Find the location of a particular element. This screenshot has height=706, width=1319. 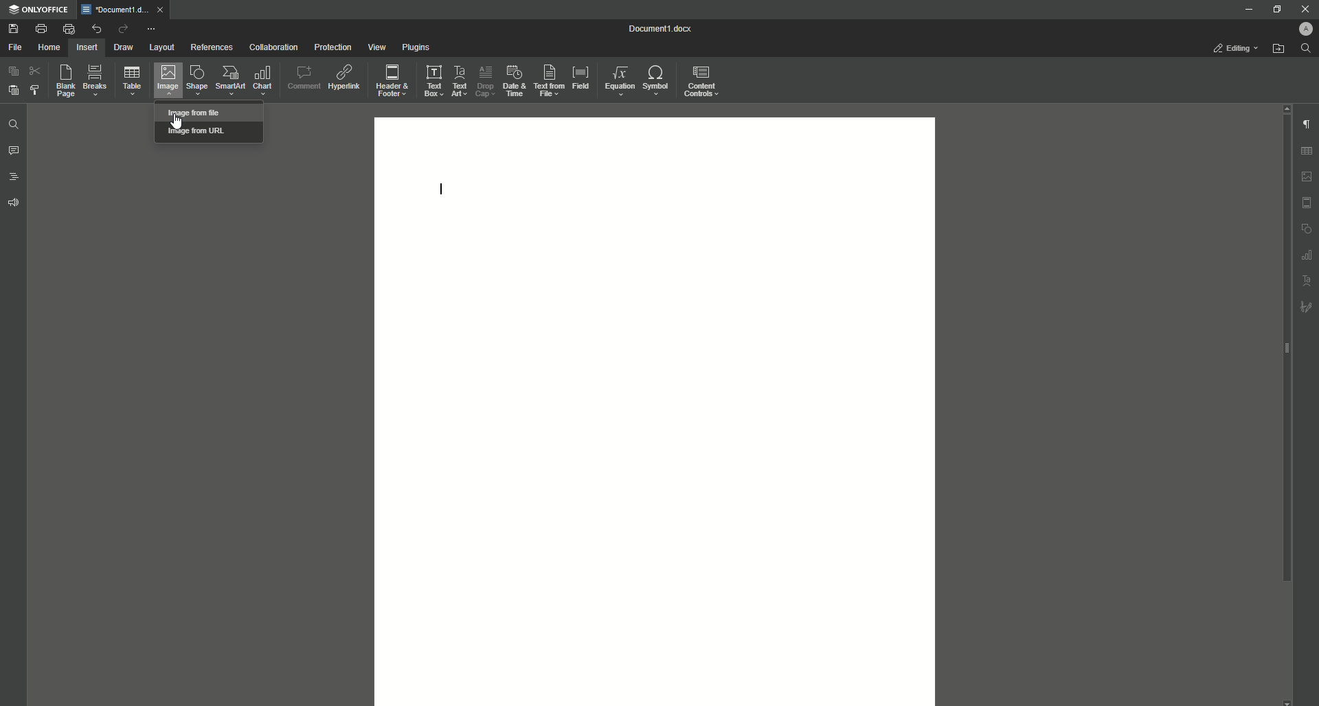

Undo is located at coordinates (96, 29).